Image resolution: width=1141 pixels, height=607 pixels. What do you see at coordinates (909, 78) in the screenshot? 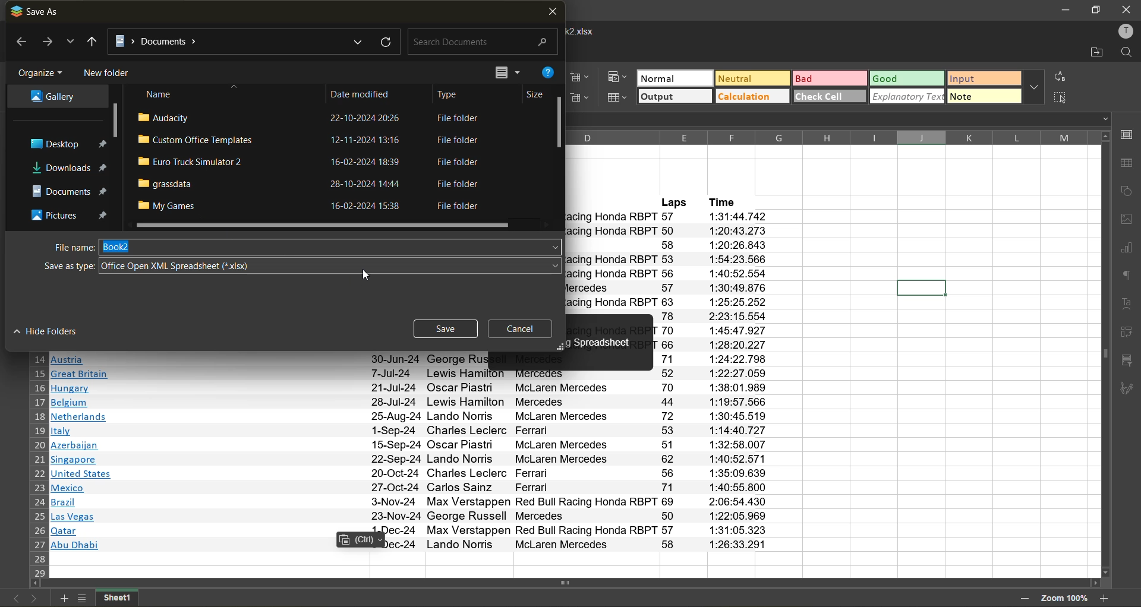
I see `good` at bounding box center [909, 78].